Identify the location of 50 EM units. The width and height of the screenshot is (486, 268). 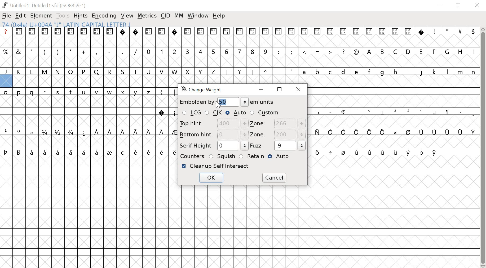
(224, 102).